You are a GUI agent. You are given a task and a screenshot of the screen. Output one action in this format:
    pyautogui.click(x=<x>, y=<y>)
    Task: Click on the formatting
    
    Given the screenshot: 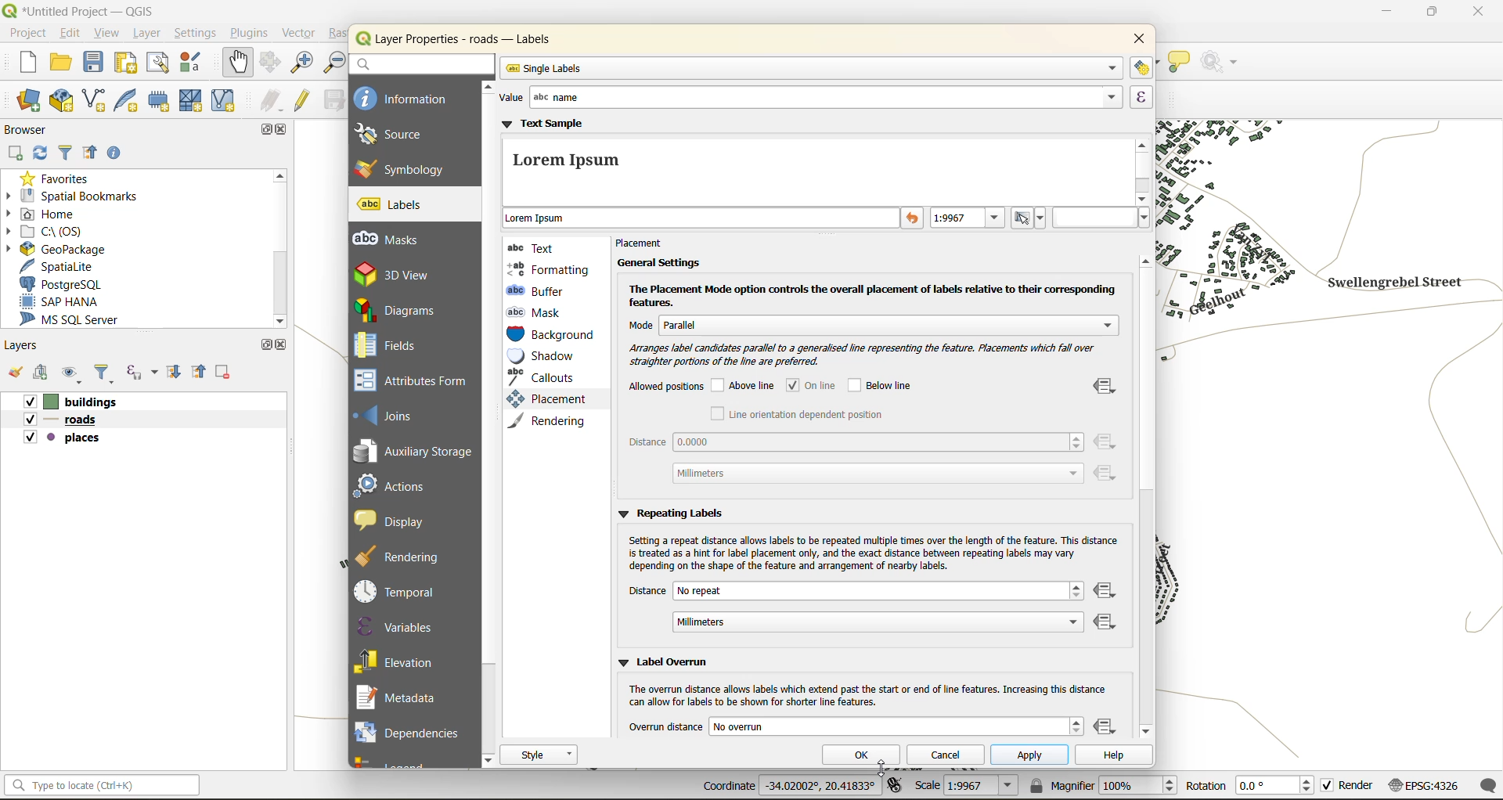 What is the action you would take?
    pyautogui.click(x=549, y=269)
    